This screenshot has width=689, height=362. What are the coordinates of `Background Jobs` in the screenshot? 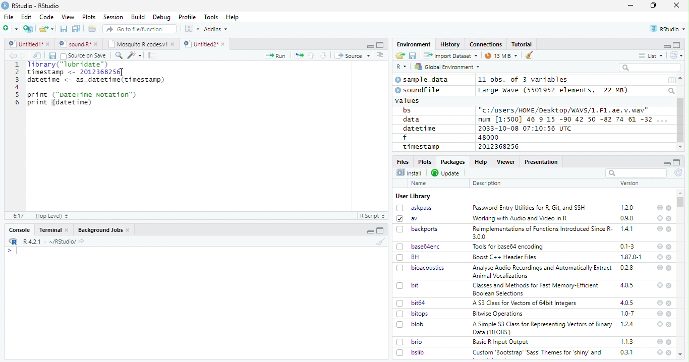 It's located at (104, 230).